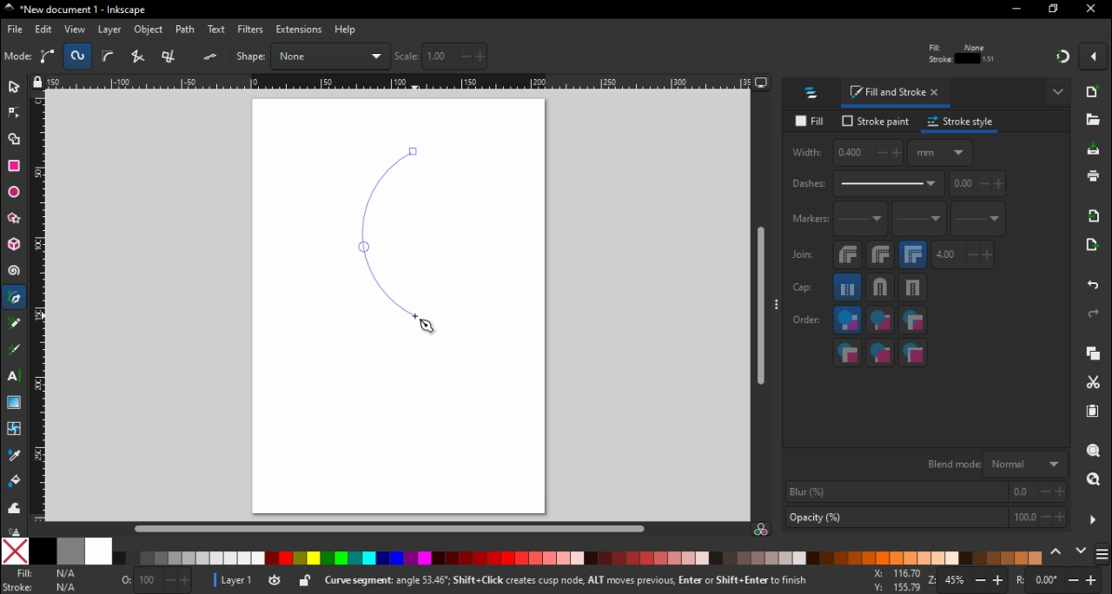  I want to click on rotation increase/decrease, so click(1062, 581).